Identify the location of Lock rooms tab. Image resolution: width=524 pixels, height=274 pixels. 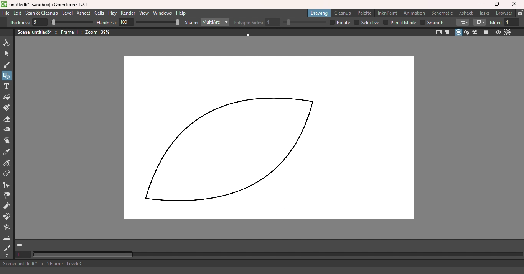
(520, 13).